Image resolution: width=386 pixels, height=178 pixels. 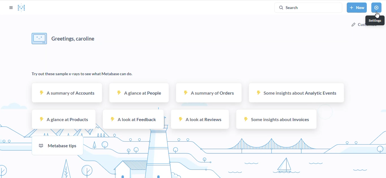 What do you see at coordinates (377, 7) in the screenshot?
I see `settings` at bounding box center [377, 7].